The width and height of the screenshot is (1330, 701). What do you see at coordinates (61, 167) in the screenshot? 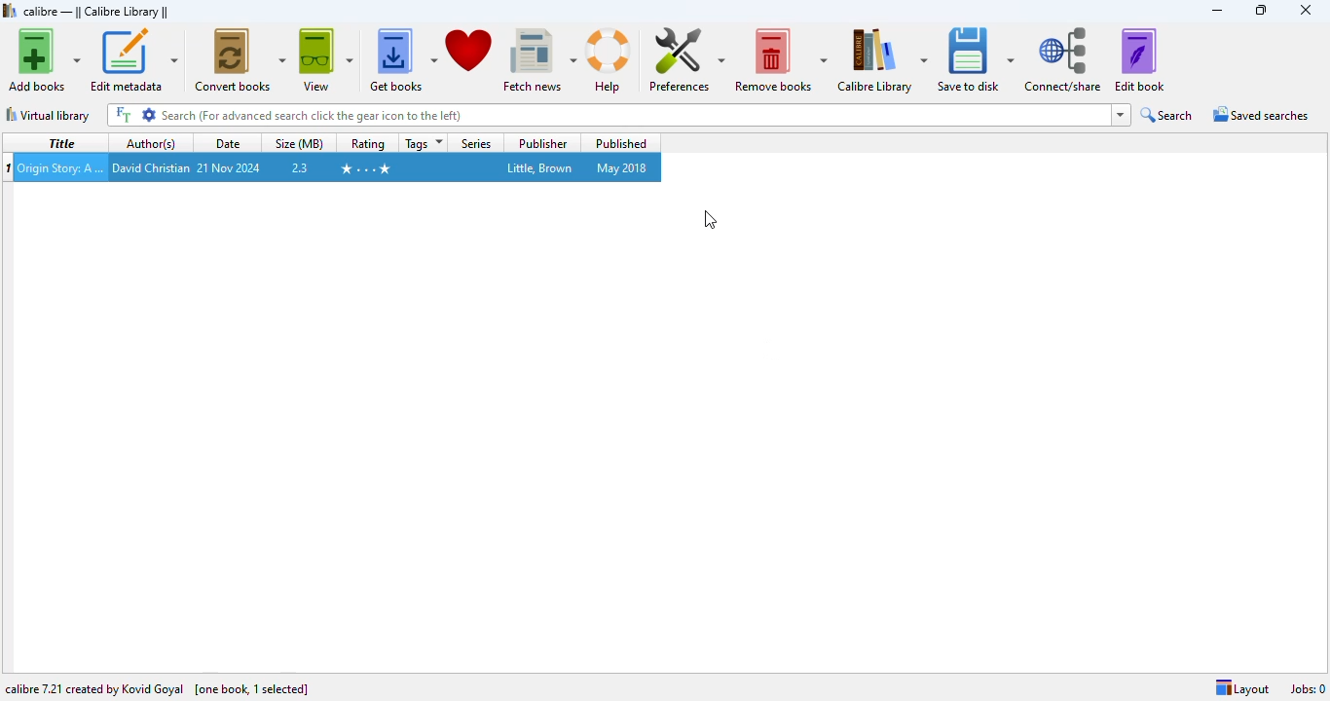
I see `Origin Story: A Big History of Everything` at bounding box center [61, 167].